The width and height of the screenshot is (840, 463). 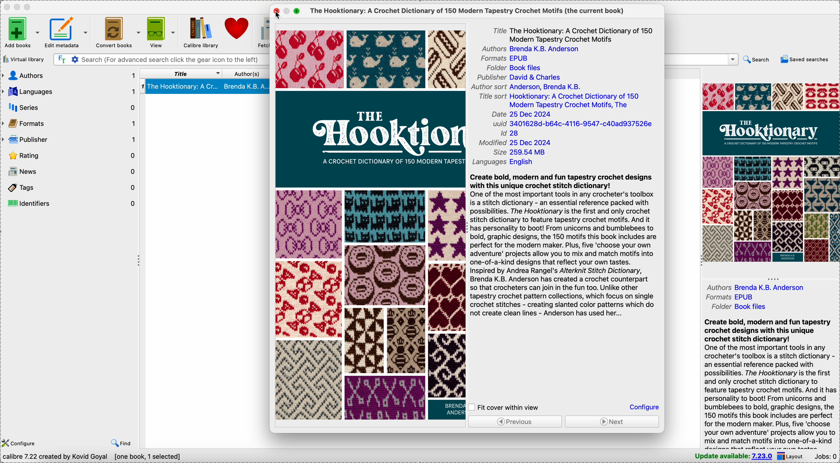 I want to click on maximize, so click(x=298, y=12).